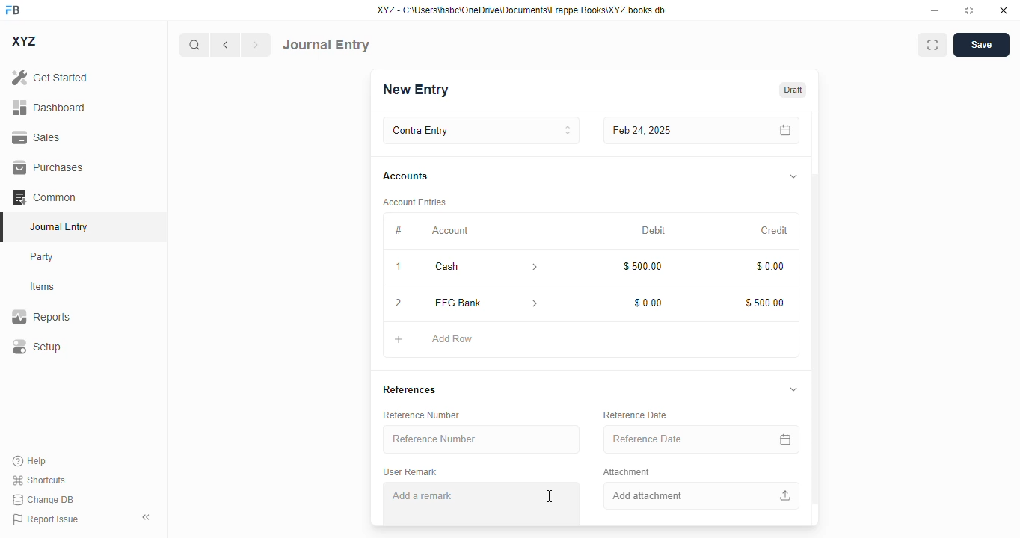  Describe the element at coordinates (399, 303) in the screenshot. I see `2` at that location.